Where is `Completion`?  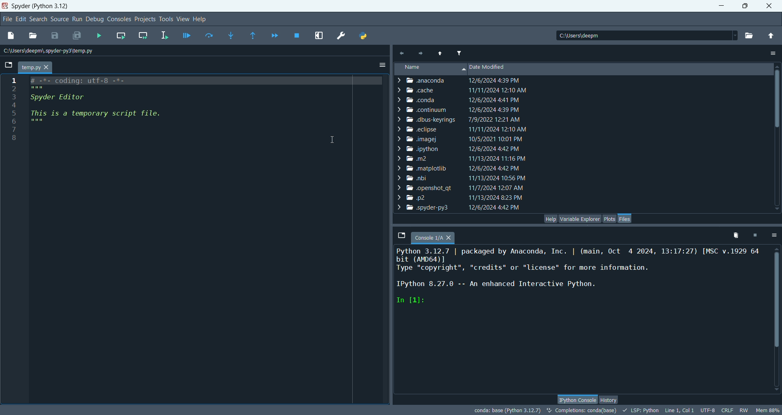 Completion is located at coordinates (581, 410).